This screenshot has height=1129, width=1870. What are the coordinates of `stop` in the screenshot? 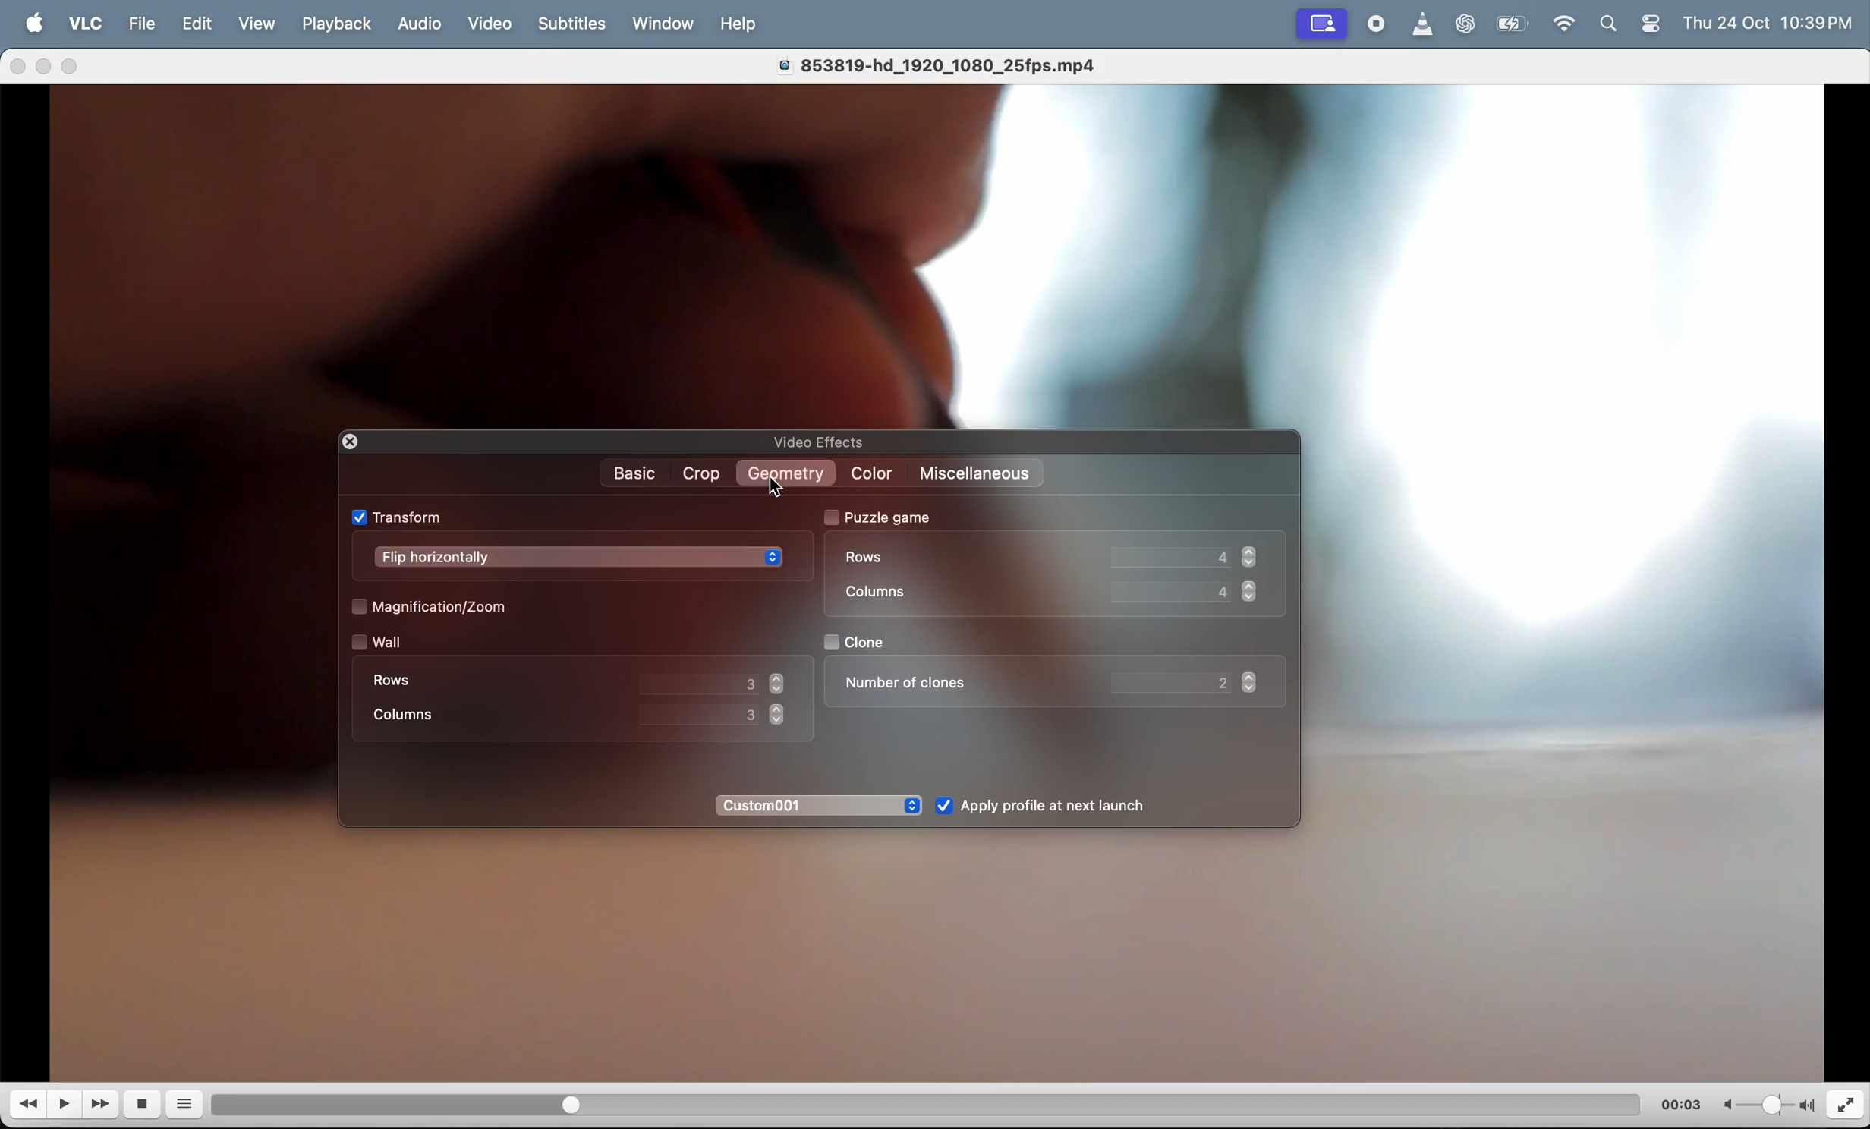 It's located at (146, 1105).